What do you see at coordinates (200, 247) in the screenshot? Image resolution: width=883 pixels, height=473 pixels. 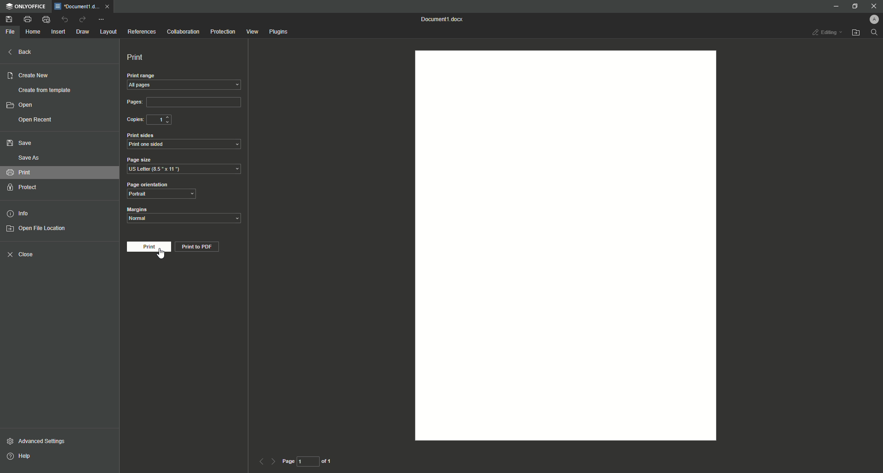 I see `Print to PDF` at bounding box center [200, 247].